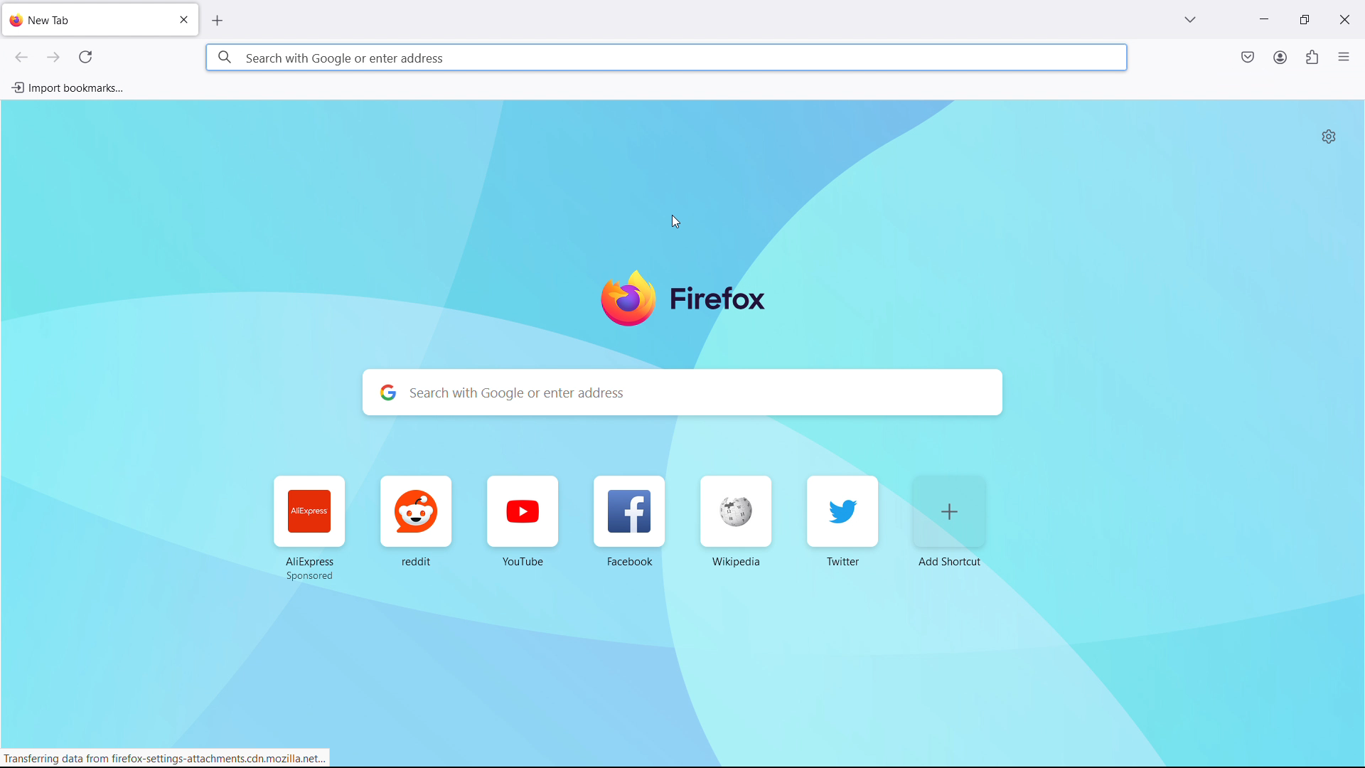 This screenshot has width=1365, height=768. I want to click on open application menu, so click(1344, 55).